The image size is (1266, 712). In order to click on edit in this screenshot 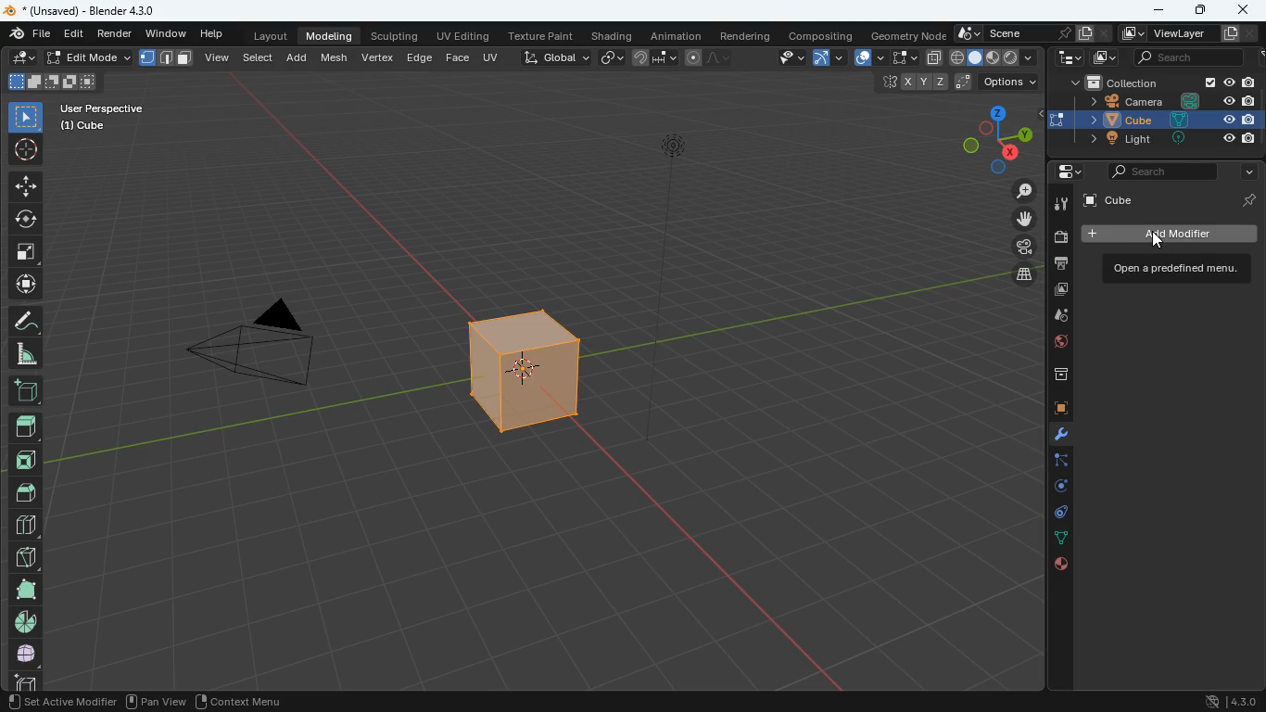, I will do `click(68, 58)`.